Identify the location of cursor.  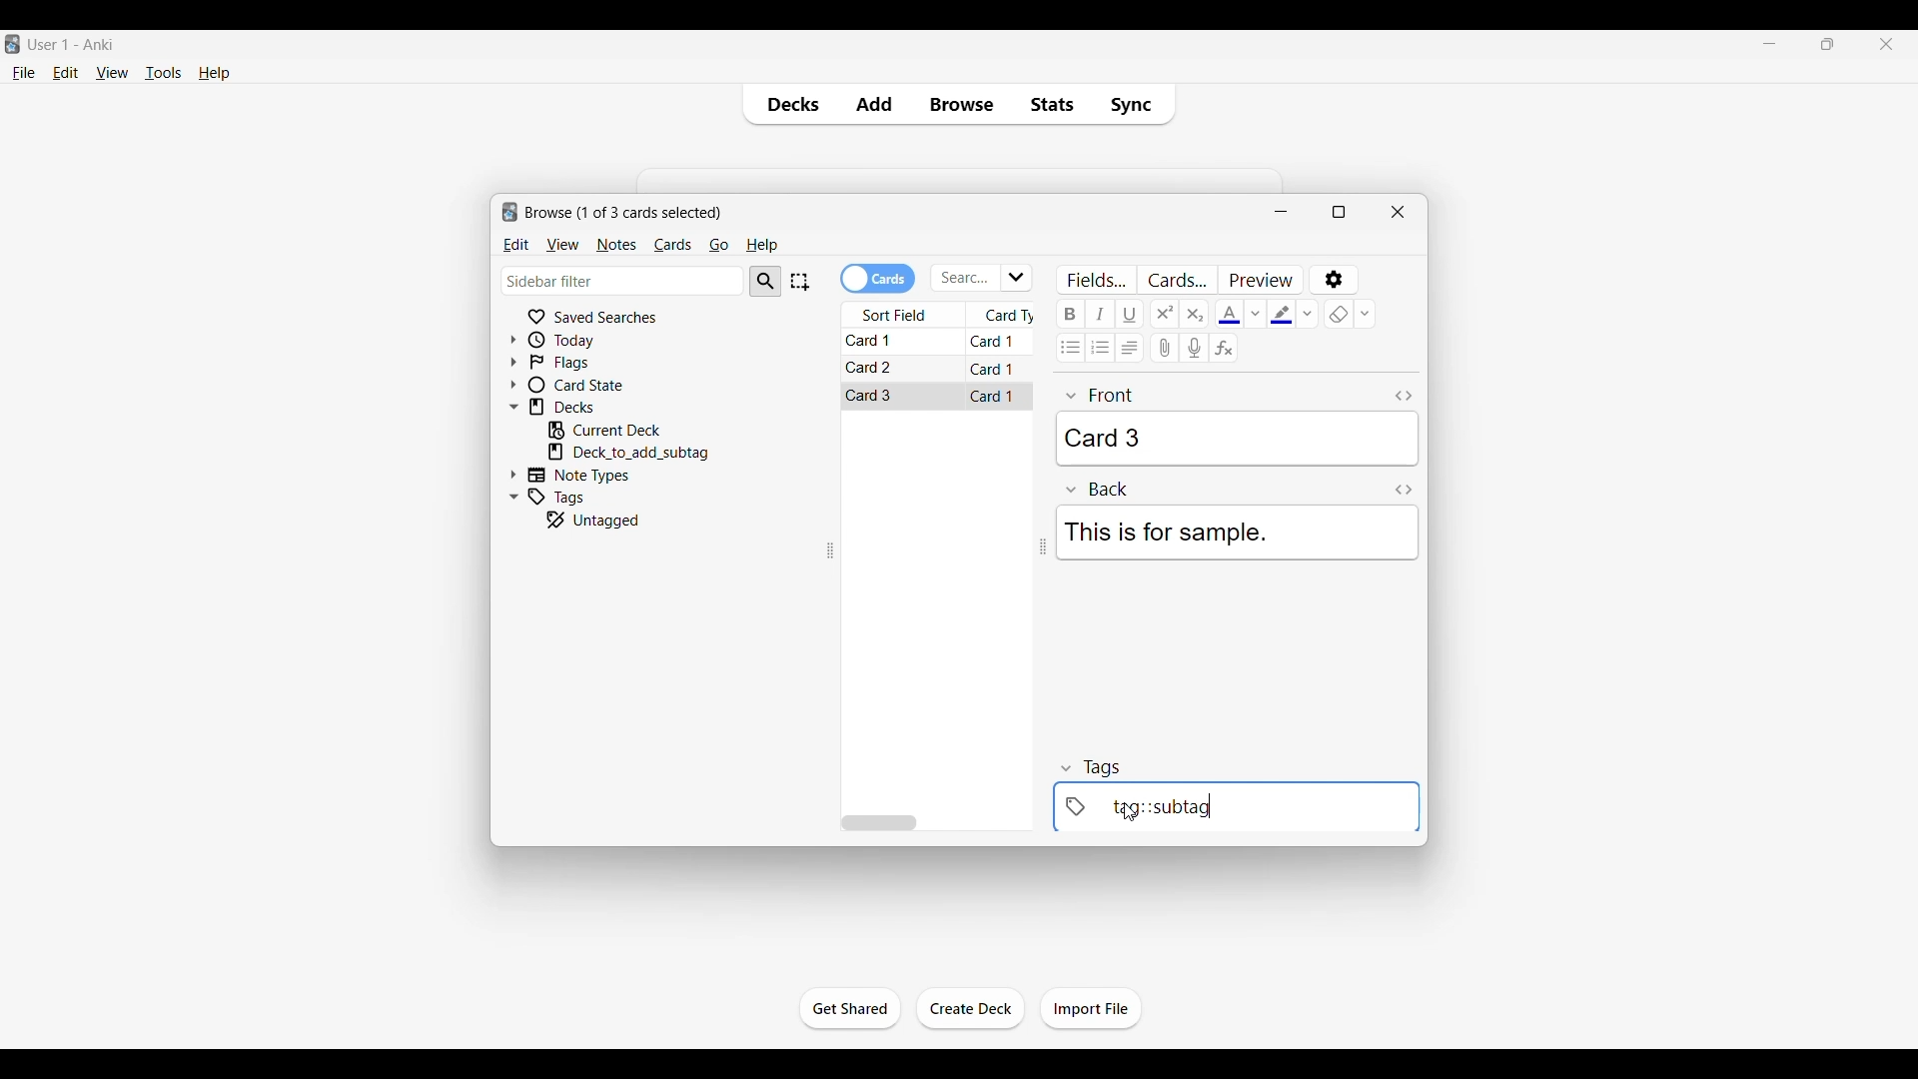
(1129, 813).